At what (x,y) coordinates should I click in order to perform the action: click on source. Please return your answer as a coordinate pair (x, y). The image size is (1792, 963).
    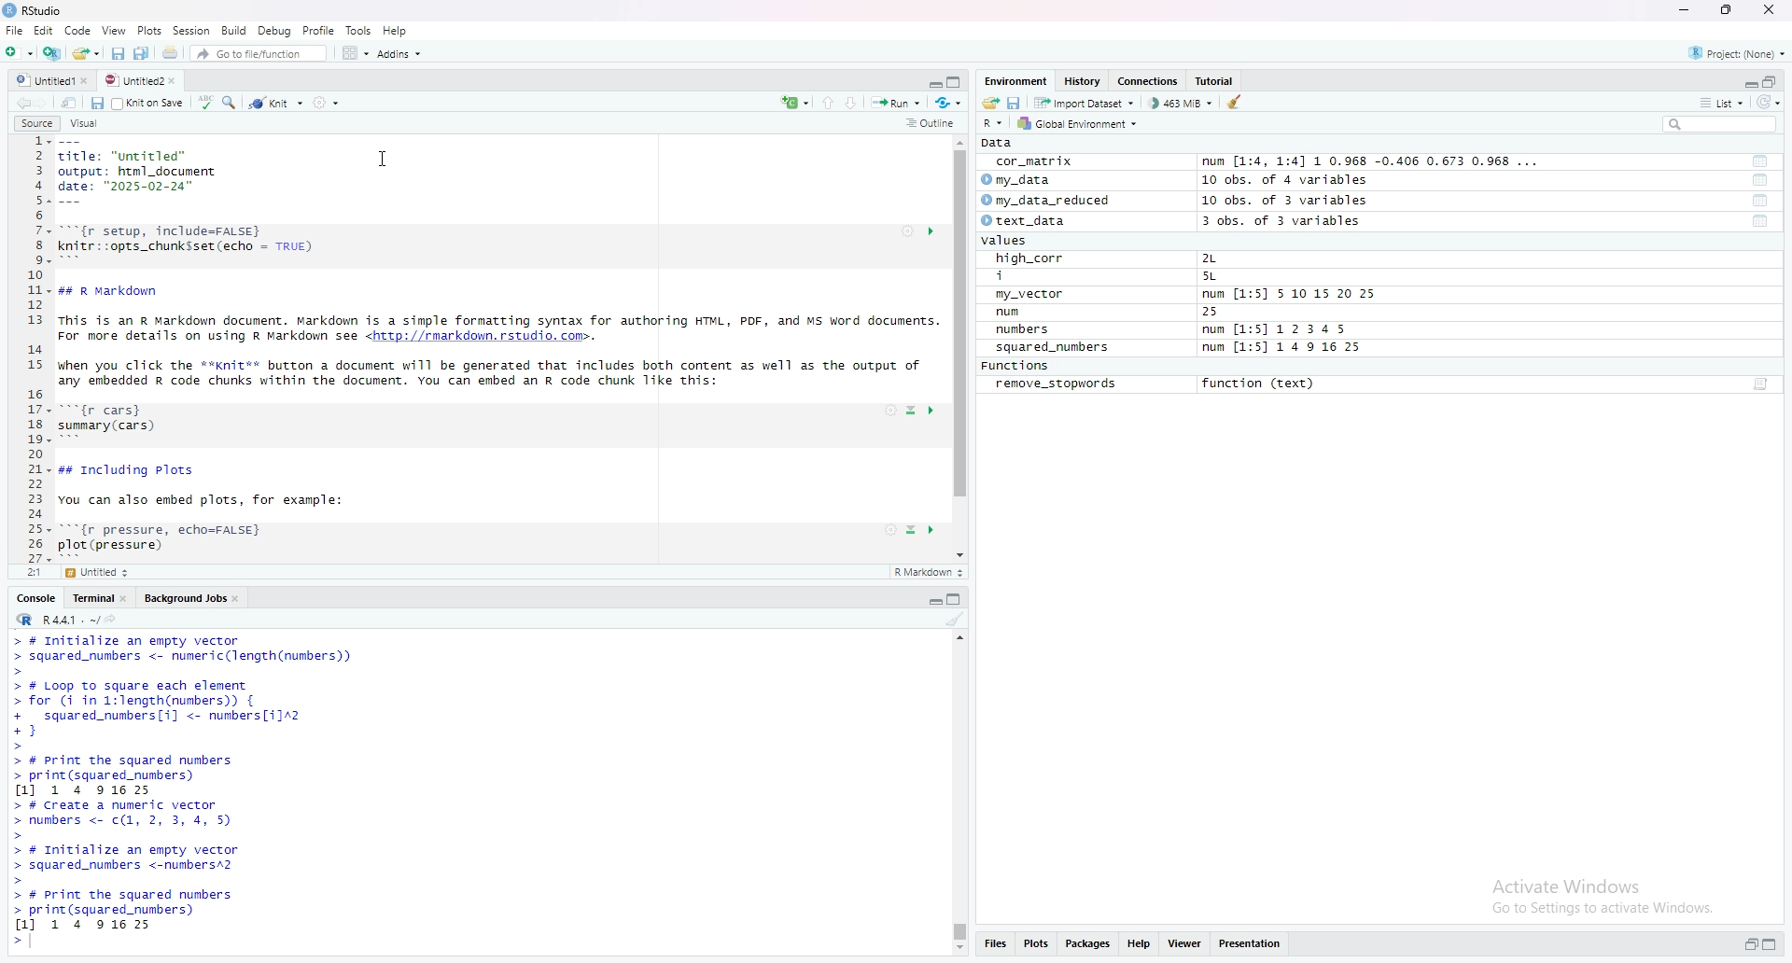
    Looking at the image, I should click on (36, 122).